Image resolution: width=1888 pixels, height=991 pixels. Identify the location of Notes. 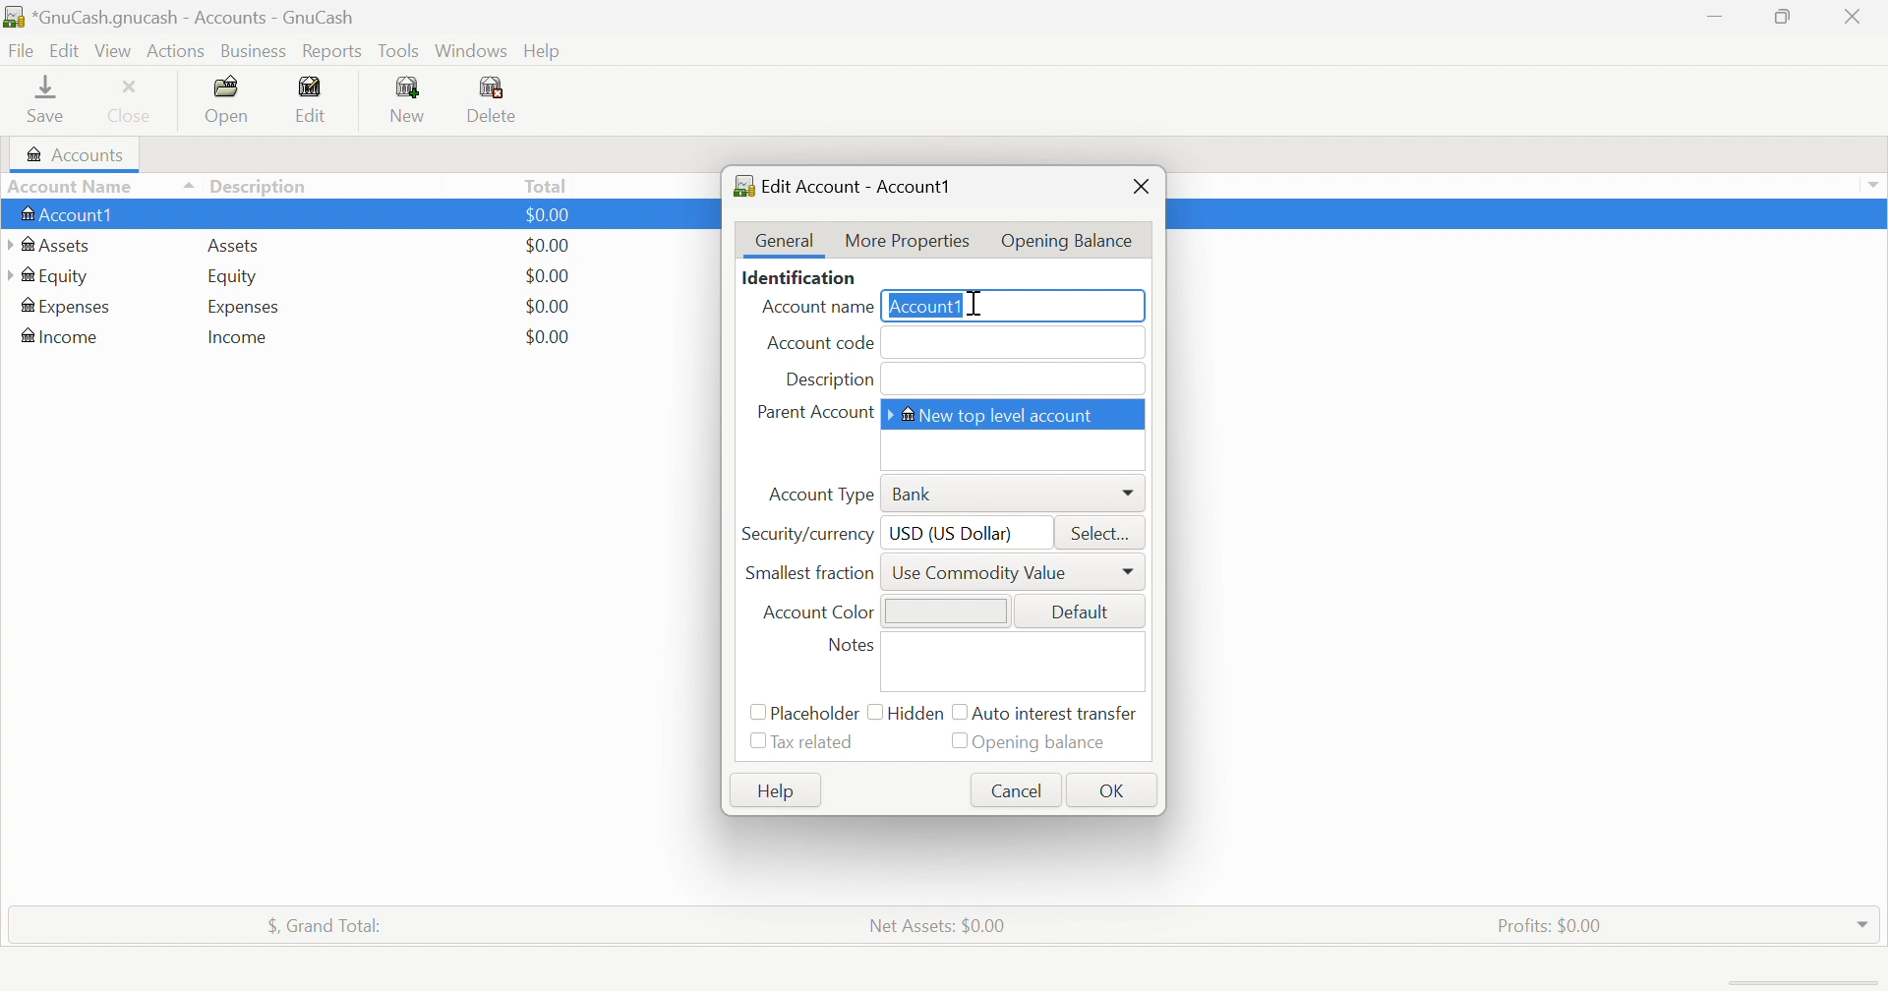
(849, 646).